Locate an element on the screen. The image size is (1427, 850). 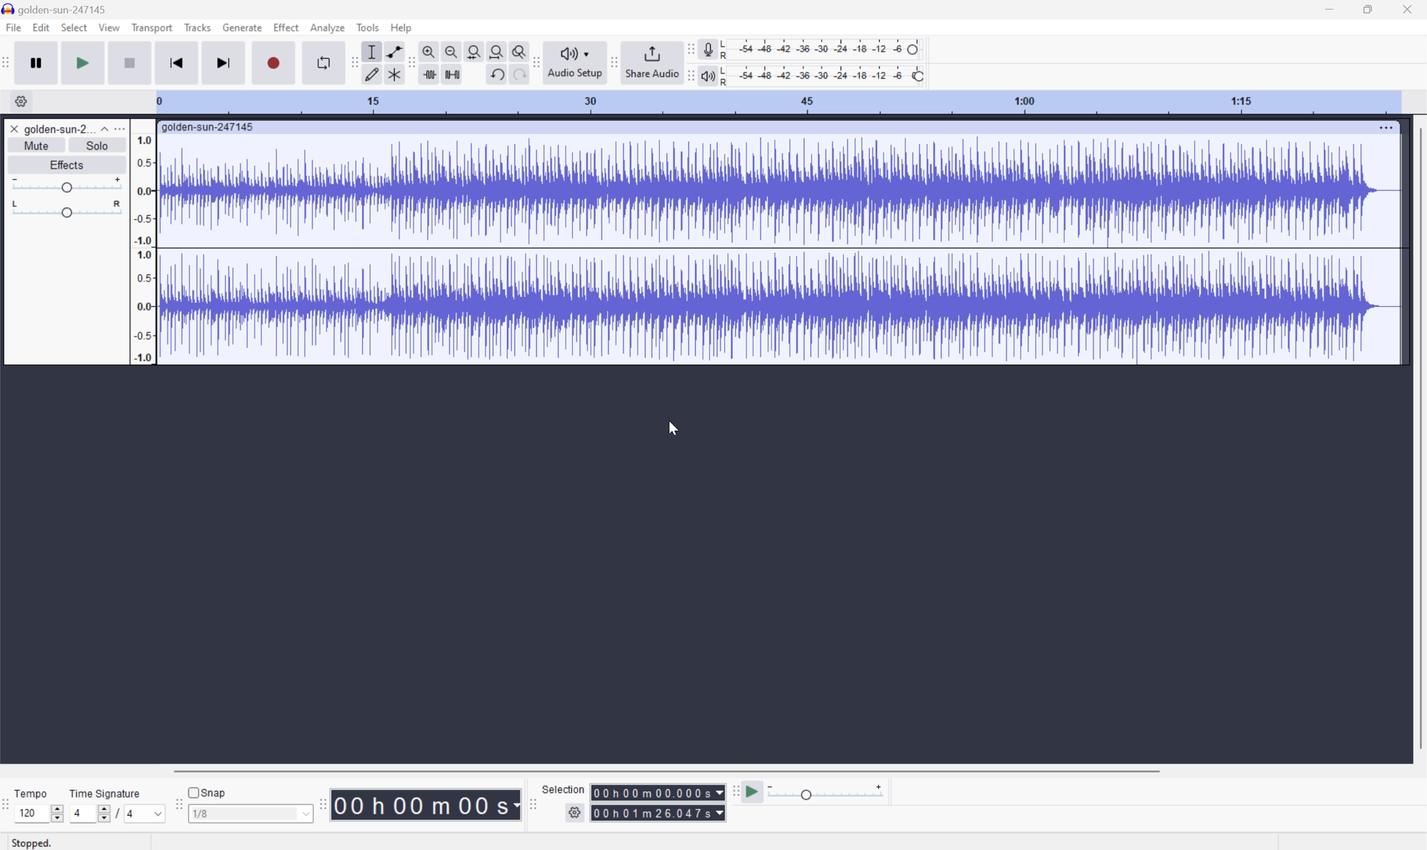
View is located at coordinates (110, 28).